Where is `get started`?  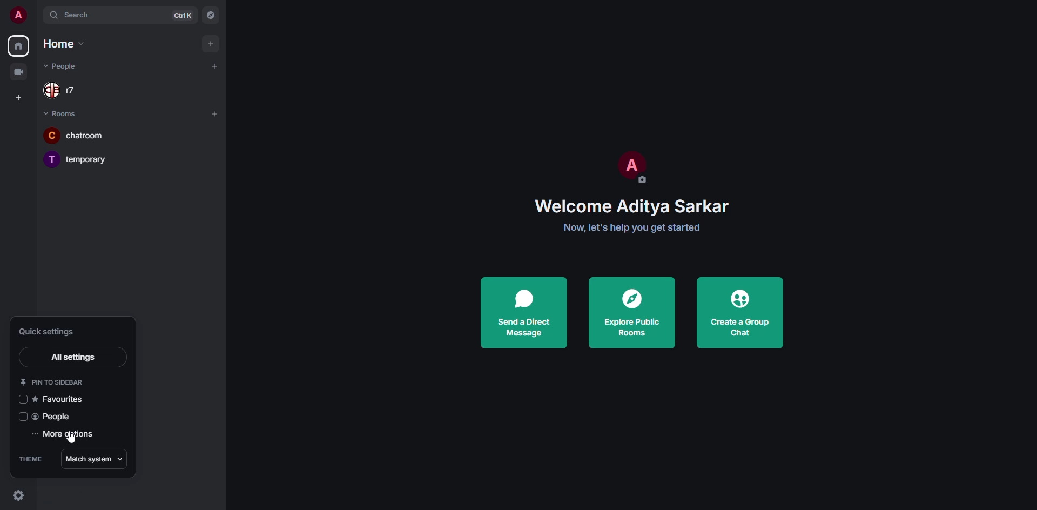 get started is located at coordinates (632, 227).